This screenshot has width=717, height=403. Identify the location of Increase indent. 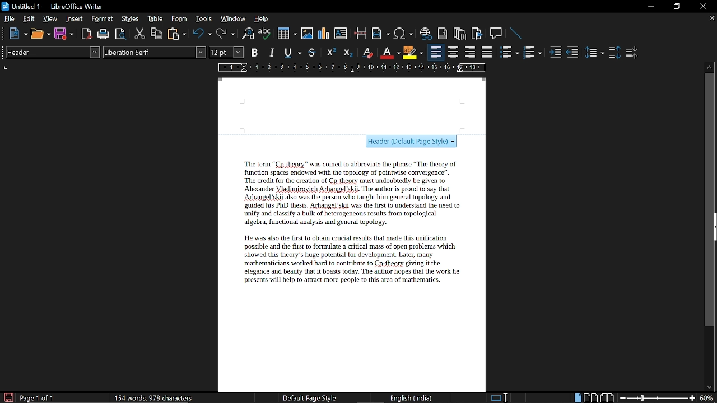
(555, 52).